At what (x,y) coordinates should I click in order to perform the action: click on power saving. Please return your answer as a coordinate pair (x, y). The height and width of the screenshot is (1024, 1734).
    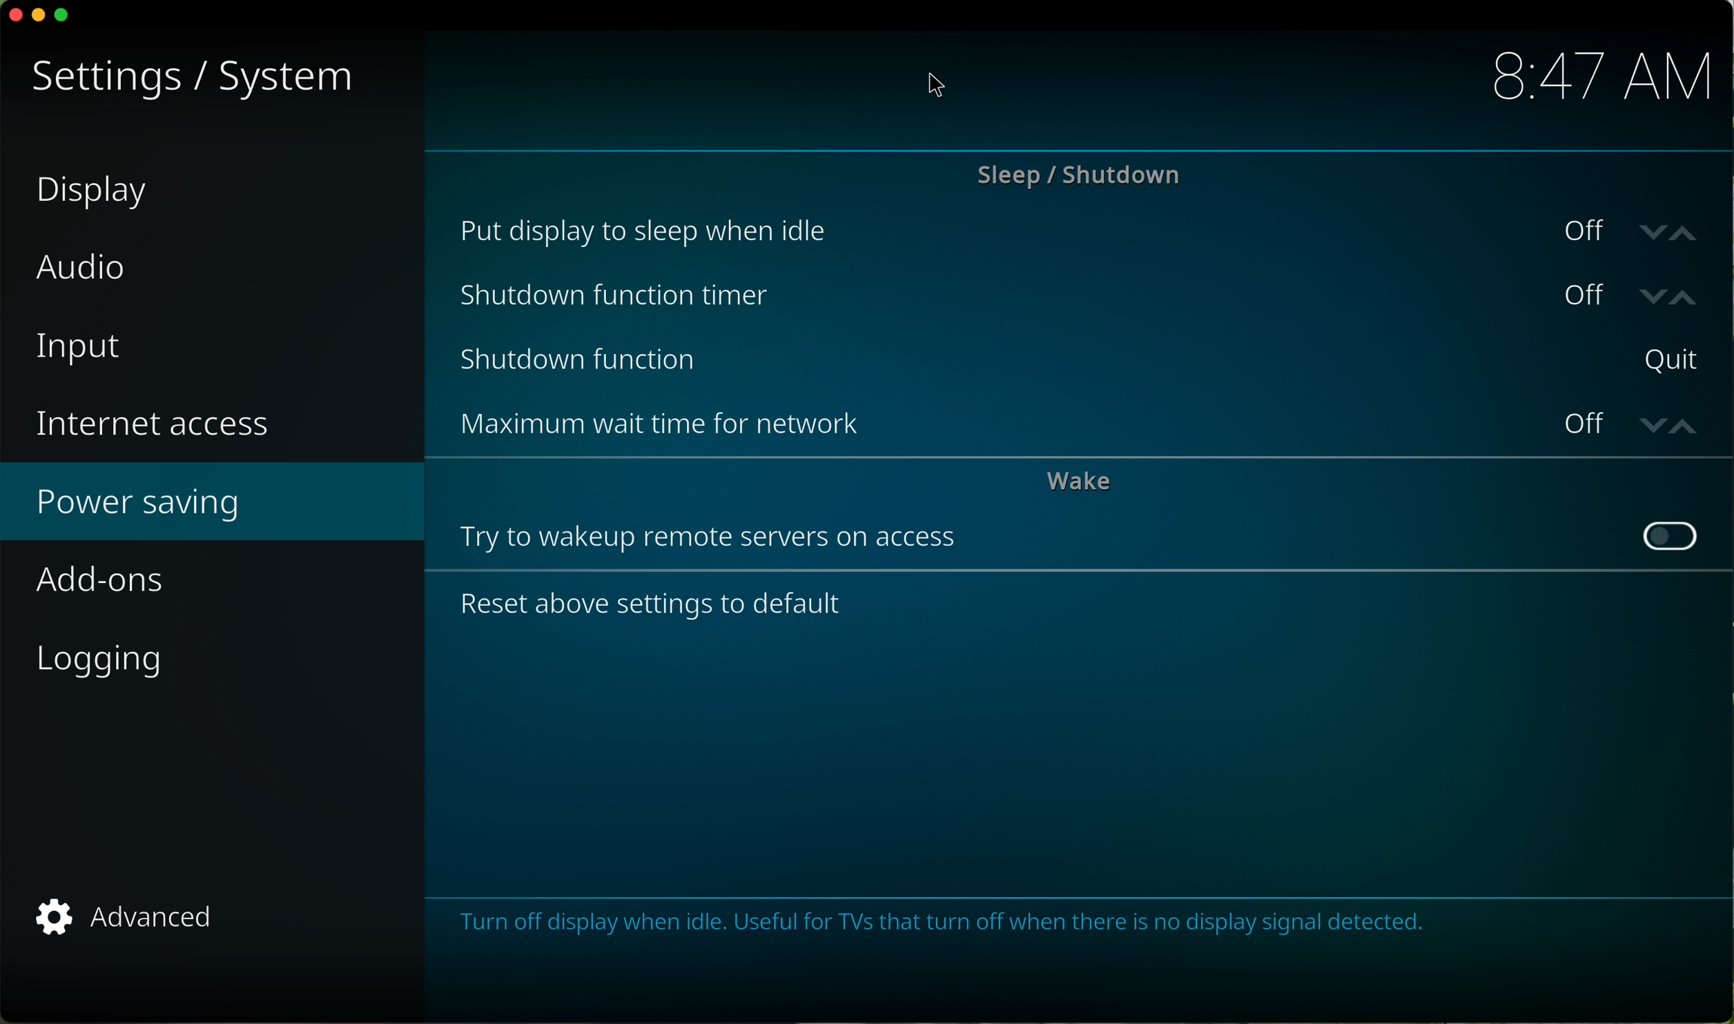
    Looking at the image, I should click on (213, 502).